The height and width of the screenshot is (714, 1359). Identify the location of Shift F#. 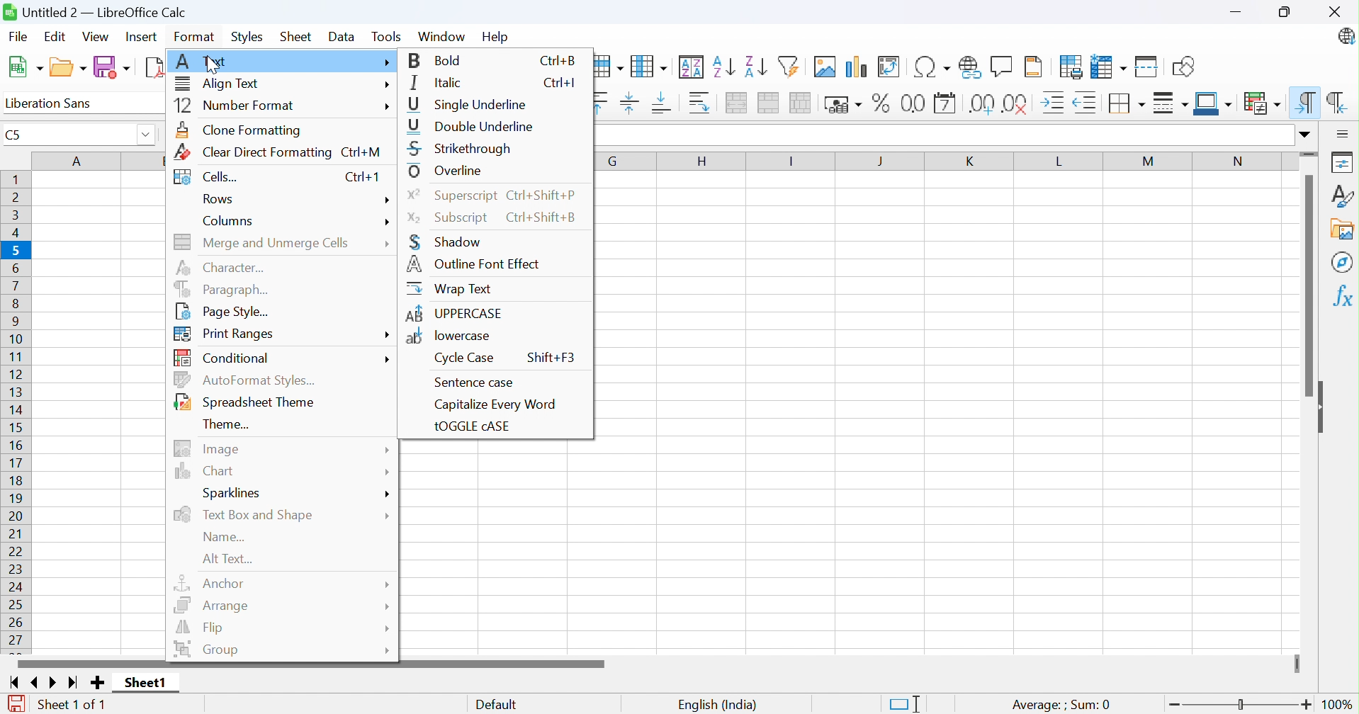
(554, 356).